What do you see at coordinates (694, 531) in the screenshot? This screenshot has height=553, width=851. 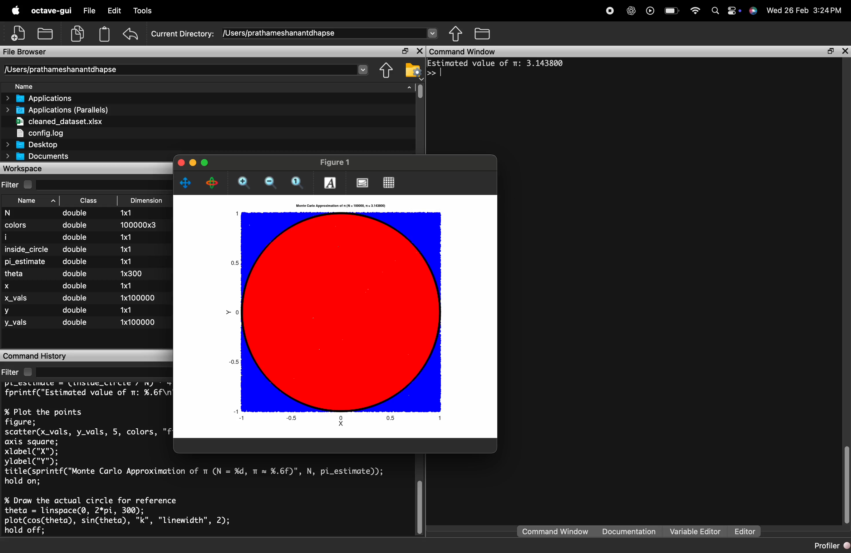 I see `Variable Editor` at bounding box center [694, 531].